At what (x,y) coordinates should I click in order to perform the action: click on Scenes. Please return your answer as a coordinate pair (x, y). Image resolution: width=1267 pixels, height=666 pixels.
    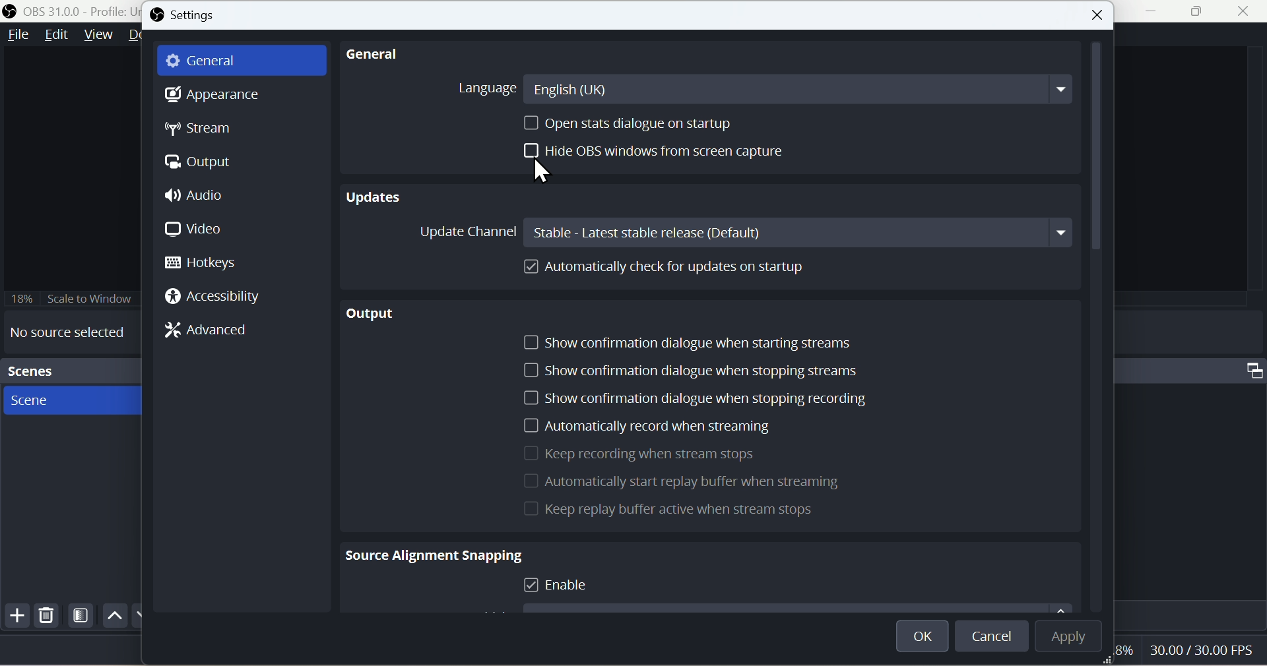
    Looking at the image, I should click on (70, 369).